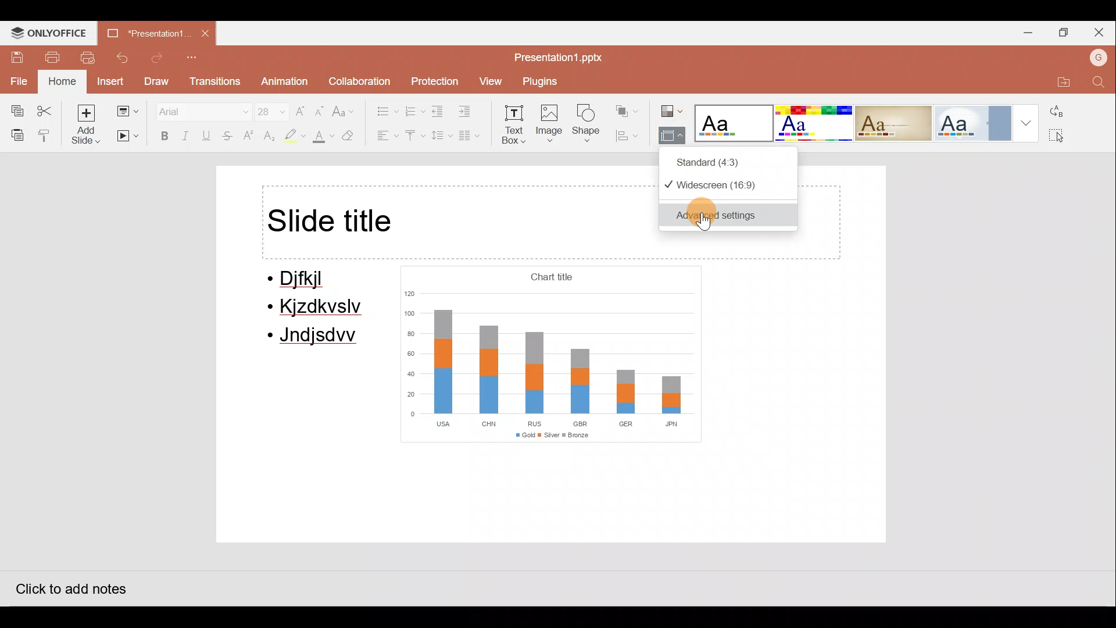 The width and height of the screenshot is (1116, 628). I want to click on Vertical align, so click(414, 137).